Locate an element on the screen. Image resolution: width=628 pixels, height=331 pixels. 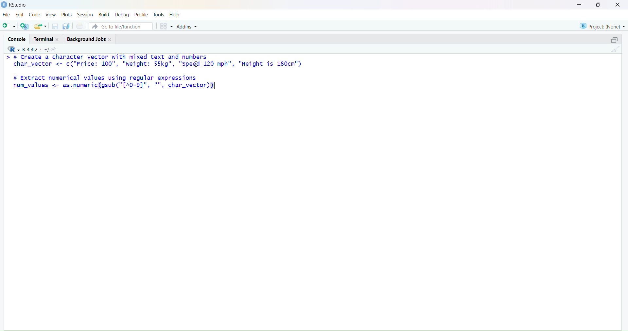
close is located at coordinates (618, 5).